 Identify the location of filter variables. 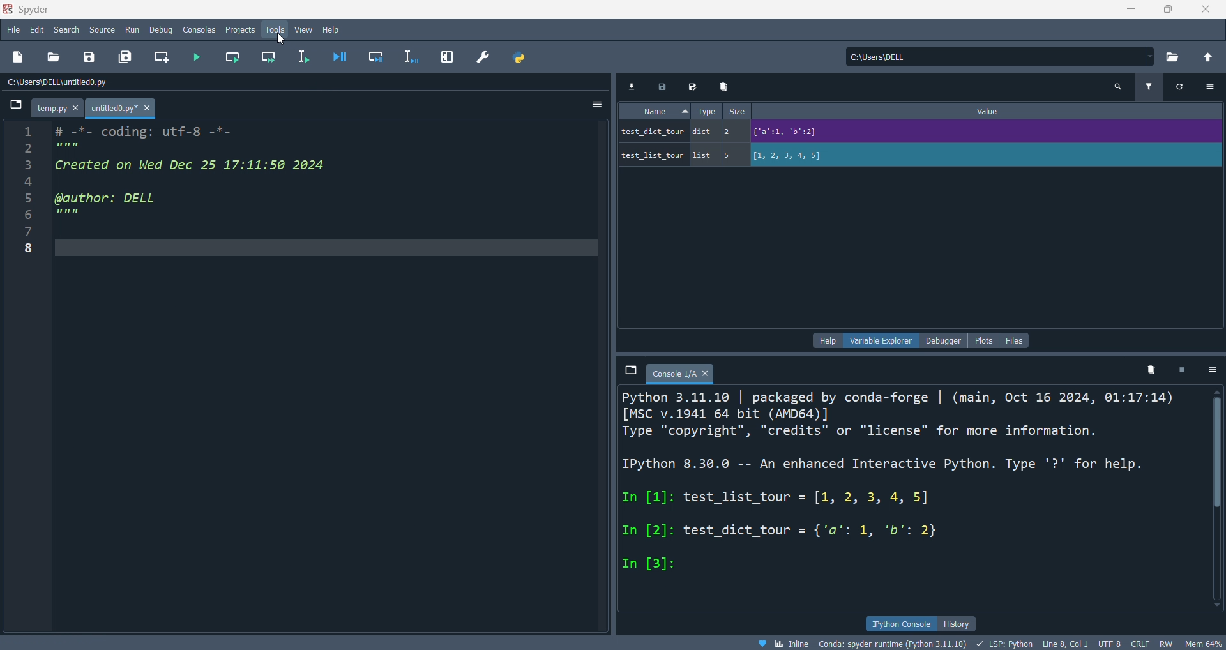
(1149, 88).